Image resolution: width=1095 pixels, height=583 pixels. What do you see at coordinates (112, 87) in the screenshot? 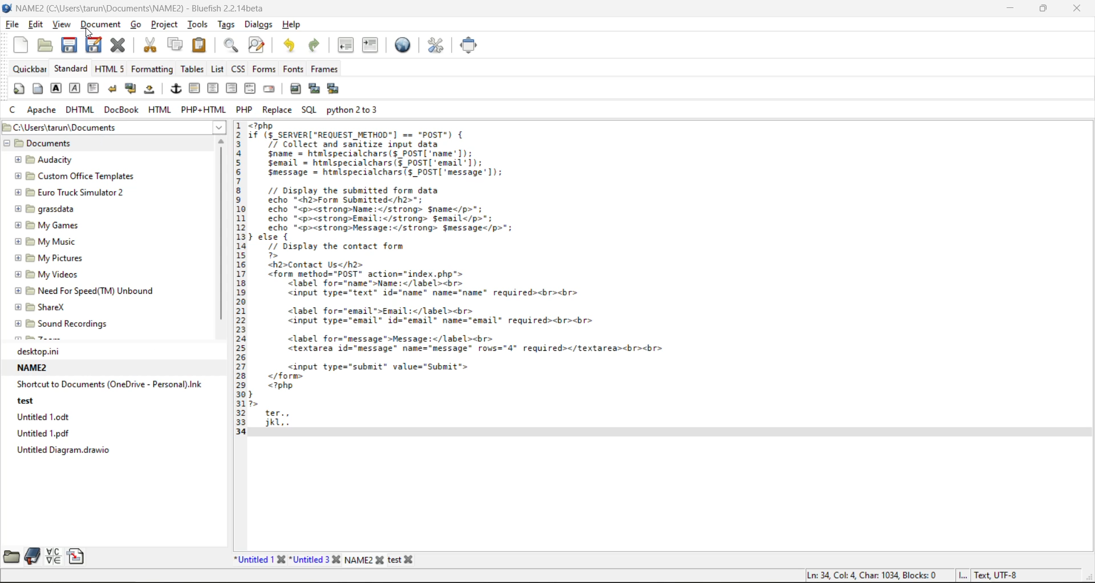
I see `break` at bounding box center [112, 87].